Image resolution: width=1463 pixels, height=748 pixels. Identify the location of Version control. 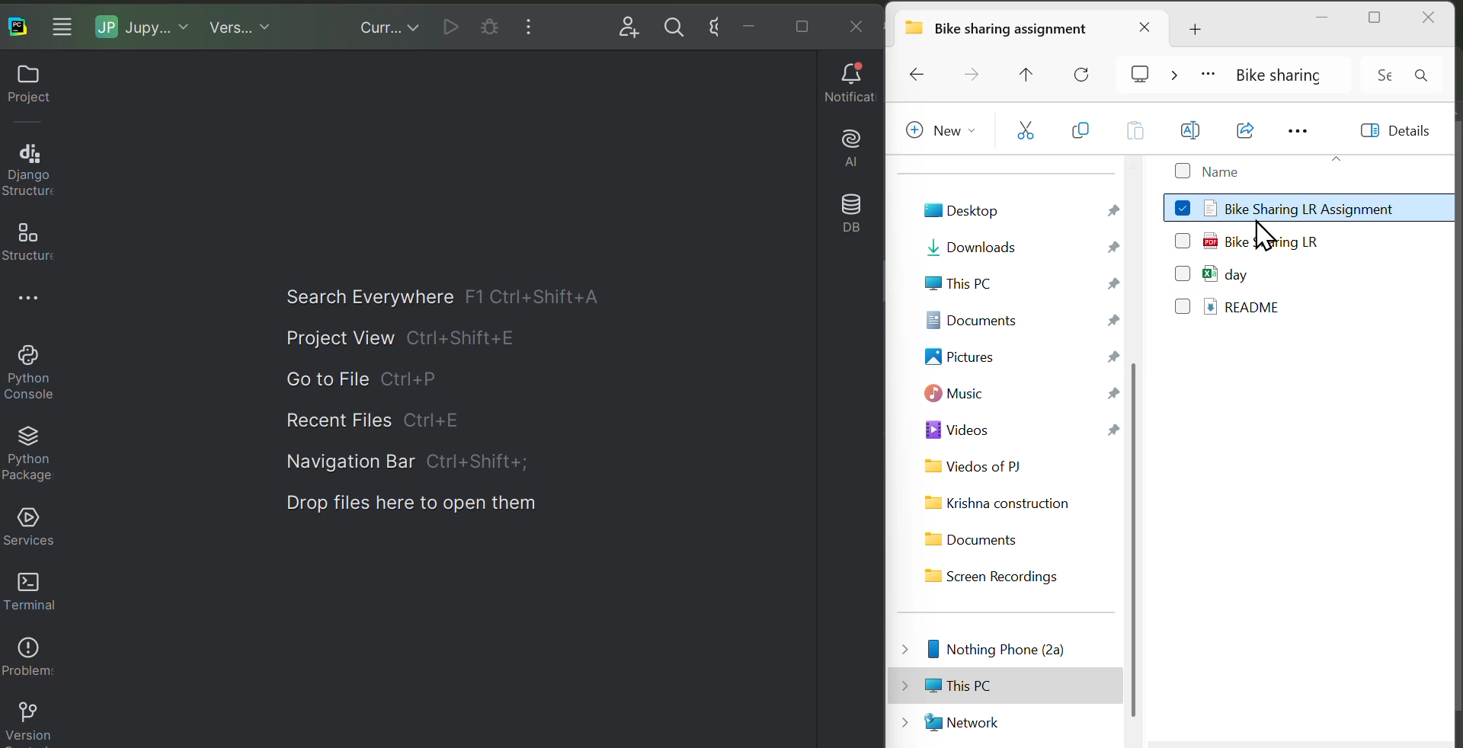
(27, 724).